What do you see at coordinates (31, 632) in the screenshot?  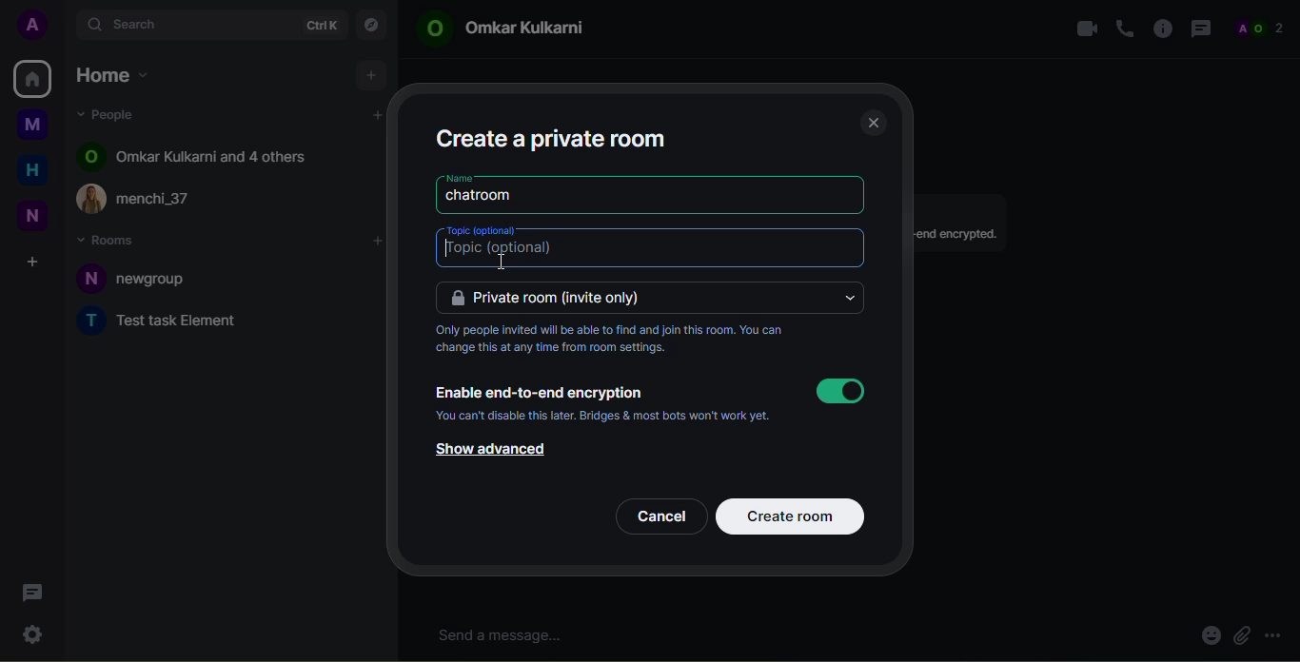 I see `quick settings` at bounding box center [31, 632].